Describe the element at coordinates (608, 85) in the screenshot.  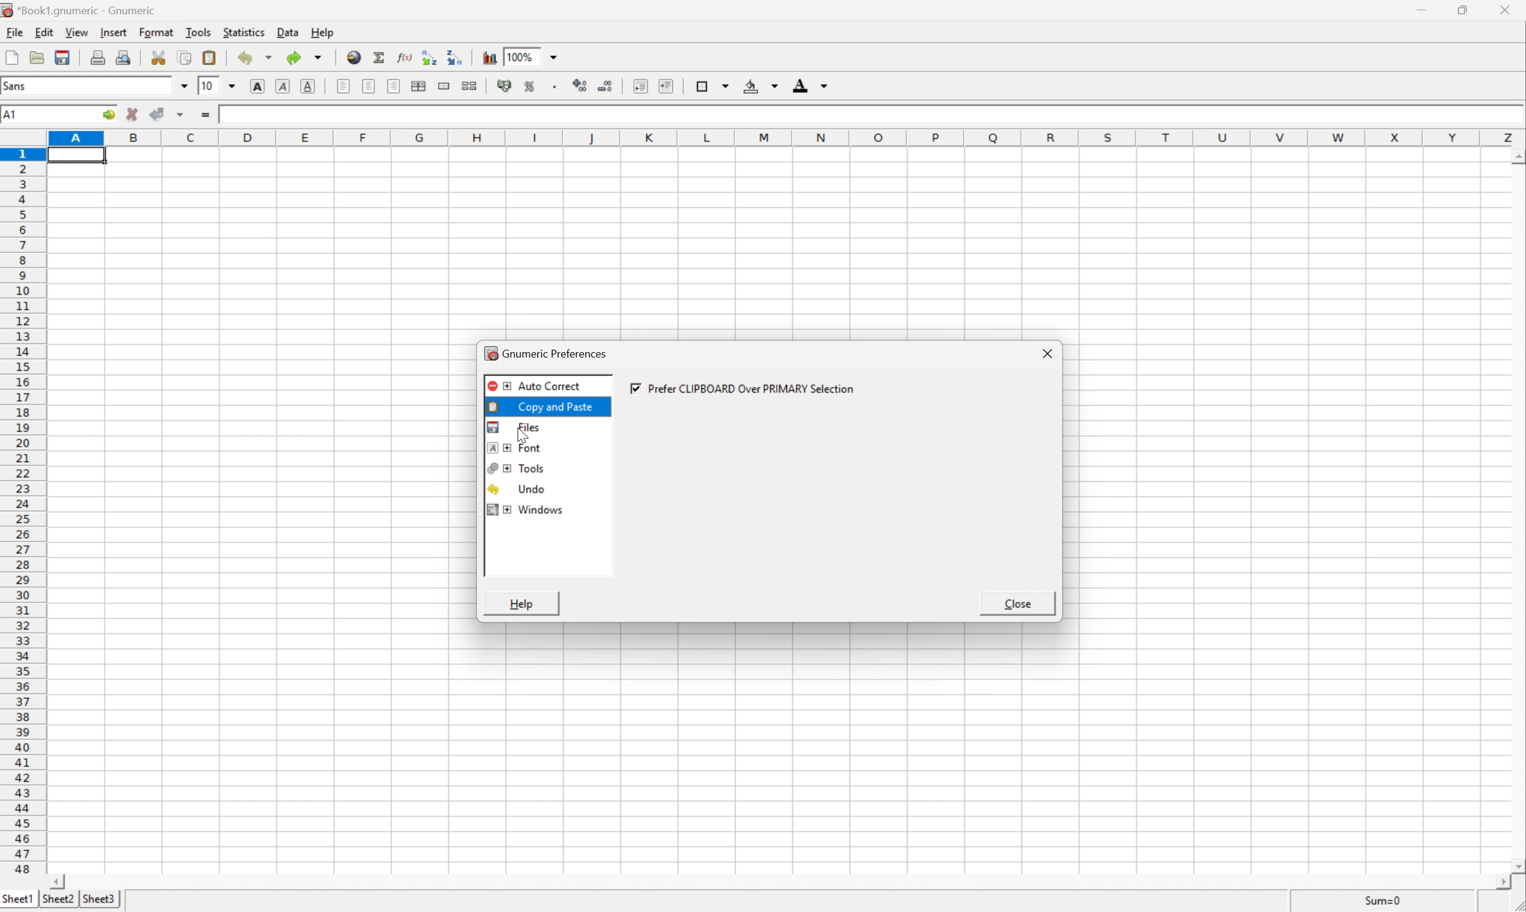
I see `decrease numbers of decimals displayed` at that location.